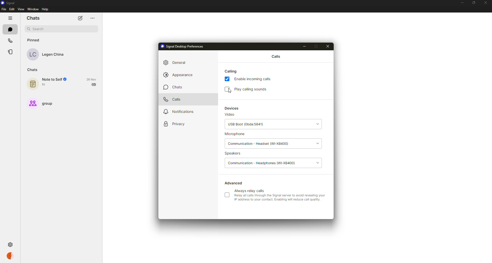 The image size is (492, 263). Describe the element at coordinates (316, 46) in the screenshot. I see `maximize` at that location.